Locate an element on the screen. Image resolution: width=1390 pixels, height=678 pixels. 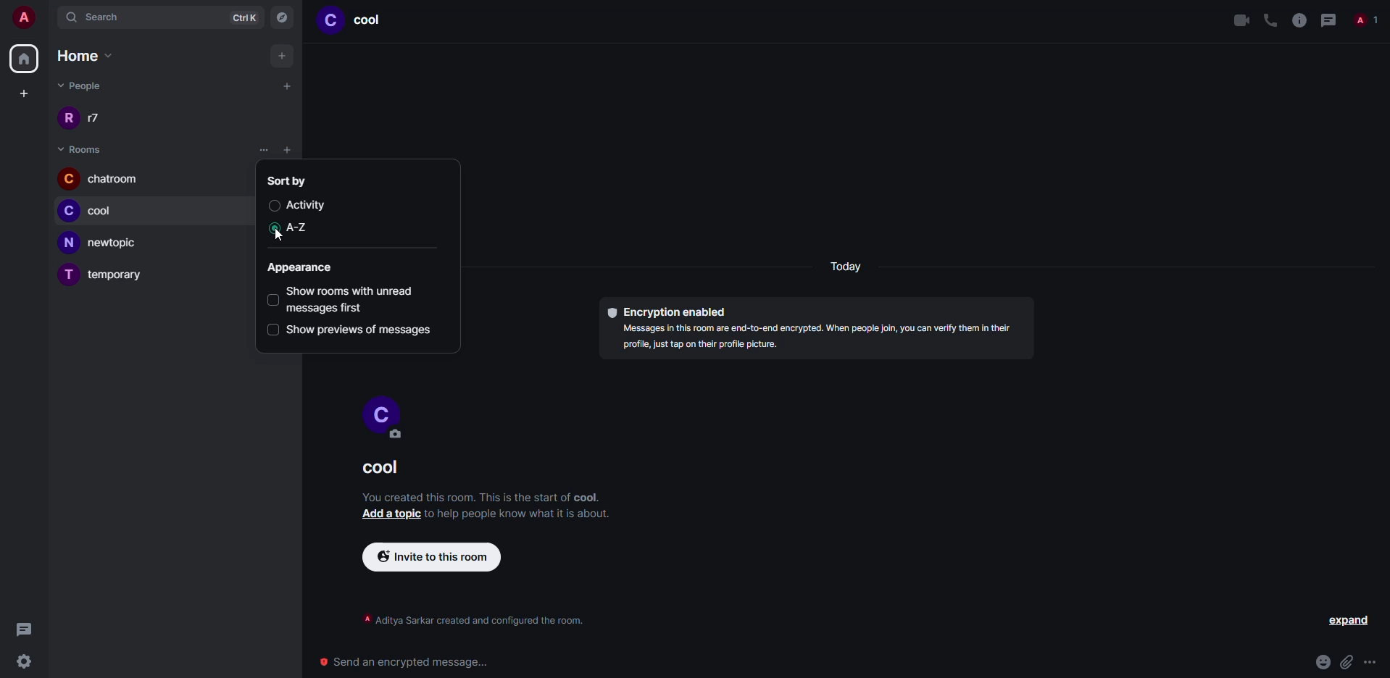
list options is located at coordinates (292, 151).